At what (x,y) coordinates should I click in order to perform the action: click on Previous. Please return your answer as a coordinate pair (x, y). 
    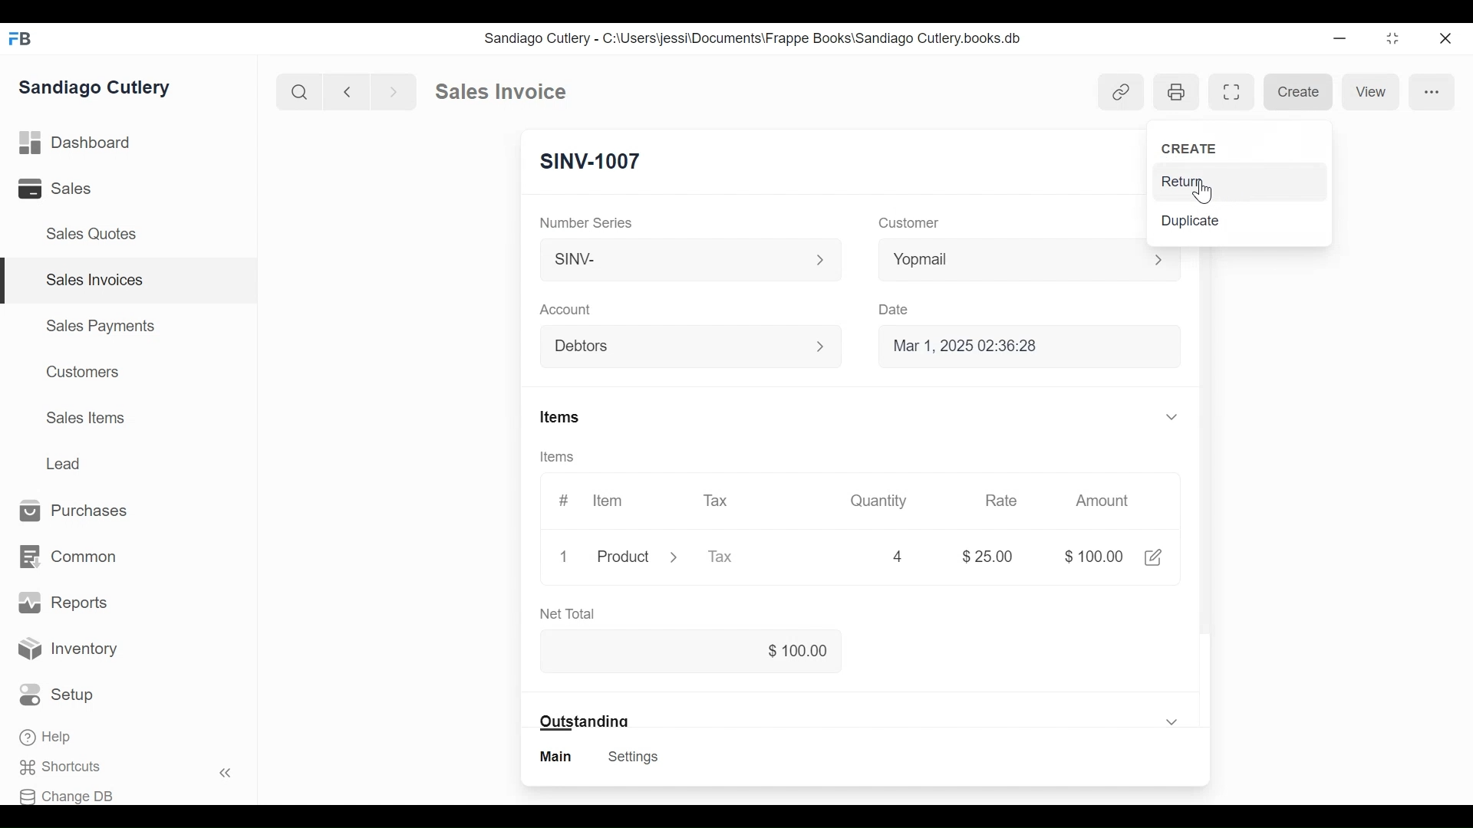
    Looking at the image, I should click on (348, 91).